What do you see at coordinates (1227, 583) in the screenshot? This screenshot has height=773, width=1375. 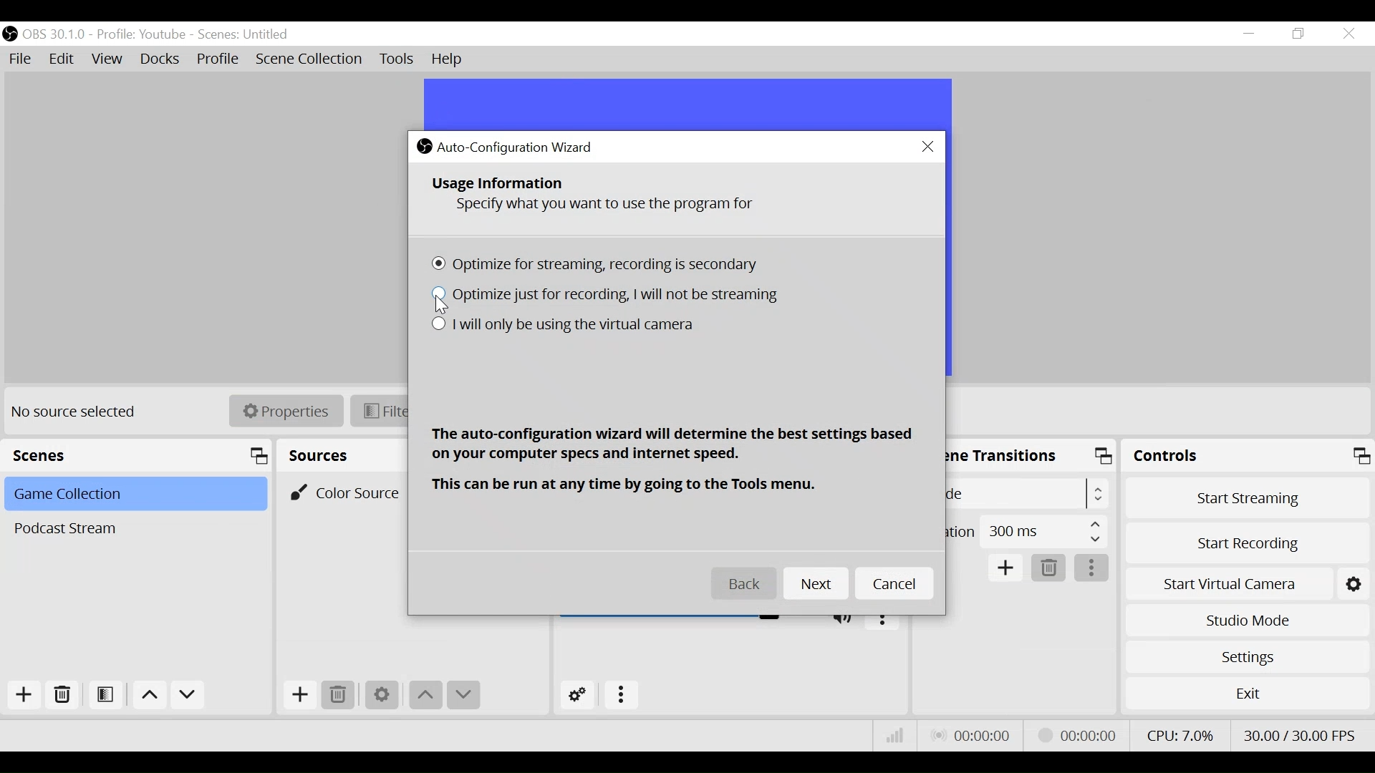 I see `Start Virtual Camera` at bounding box center [1227, 583].